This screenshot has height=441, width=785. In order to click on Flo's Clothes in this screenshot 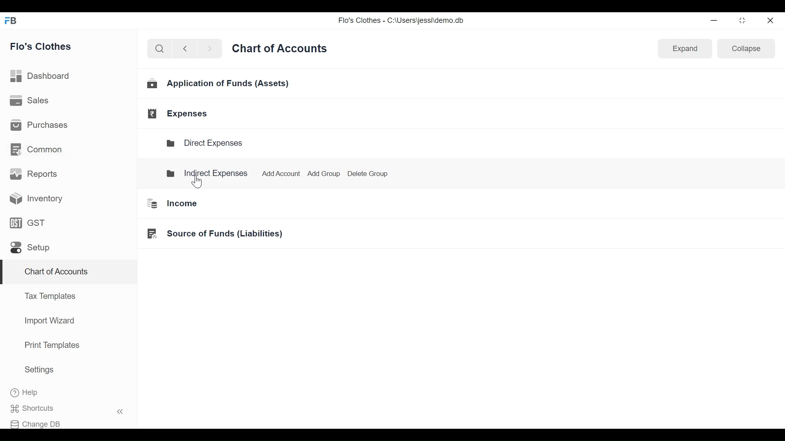, I will do `click(45, 47)`.